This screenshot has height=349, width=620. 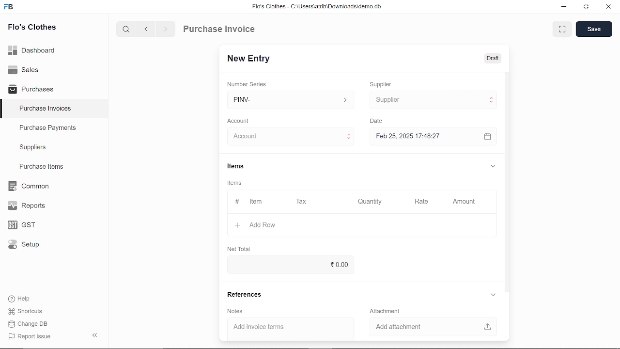 What do you see at coordinates (594, 30) in the screenshot?
I see `save` at bounding box center [594, 30].